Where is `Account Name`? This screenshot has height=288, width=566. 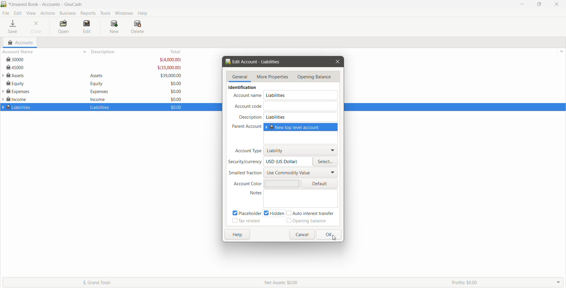
Account Name is located at coordinates (44, 52).